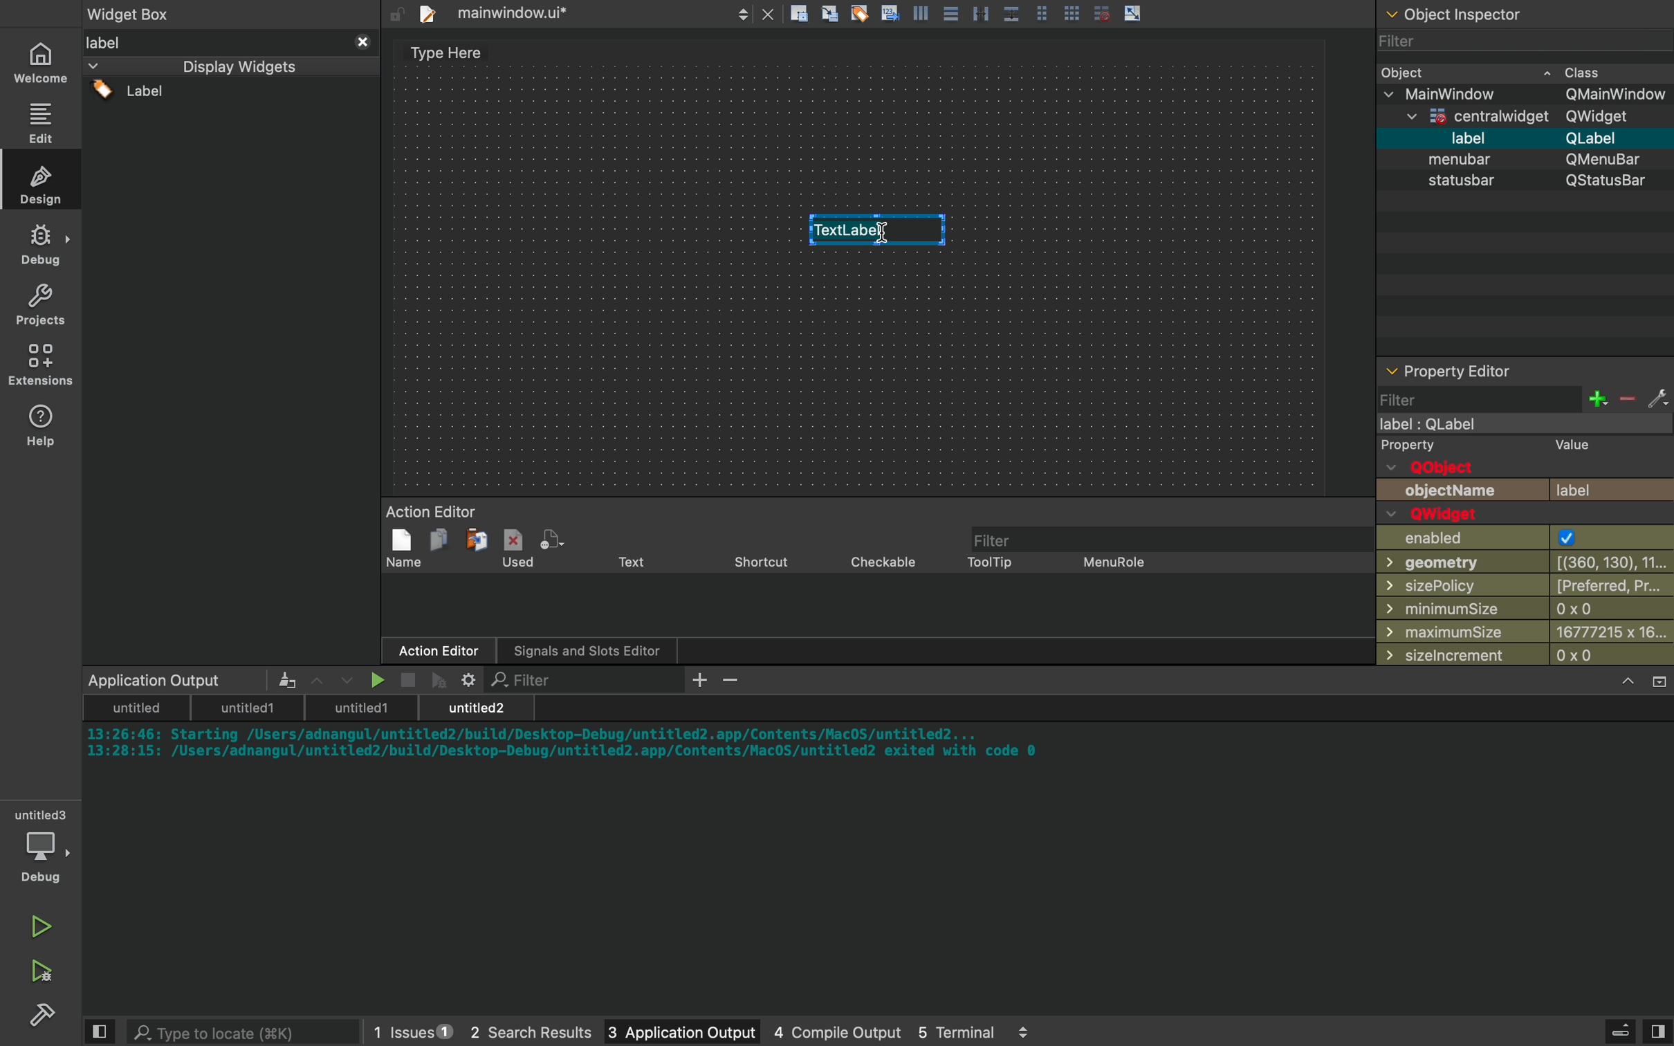 The width and height of the screenshot is (1674, 1046). I want to click on widget box, so click(150, 12).